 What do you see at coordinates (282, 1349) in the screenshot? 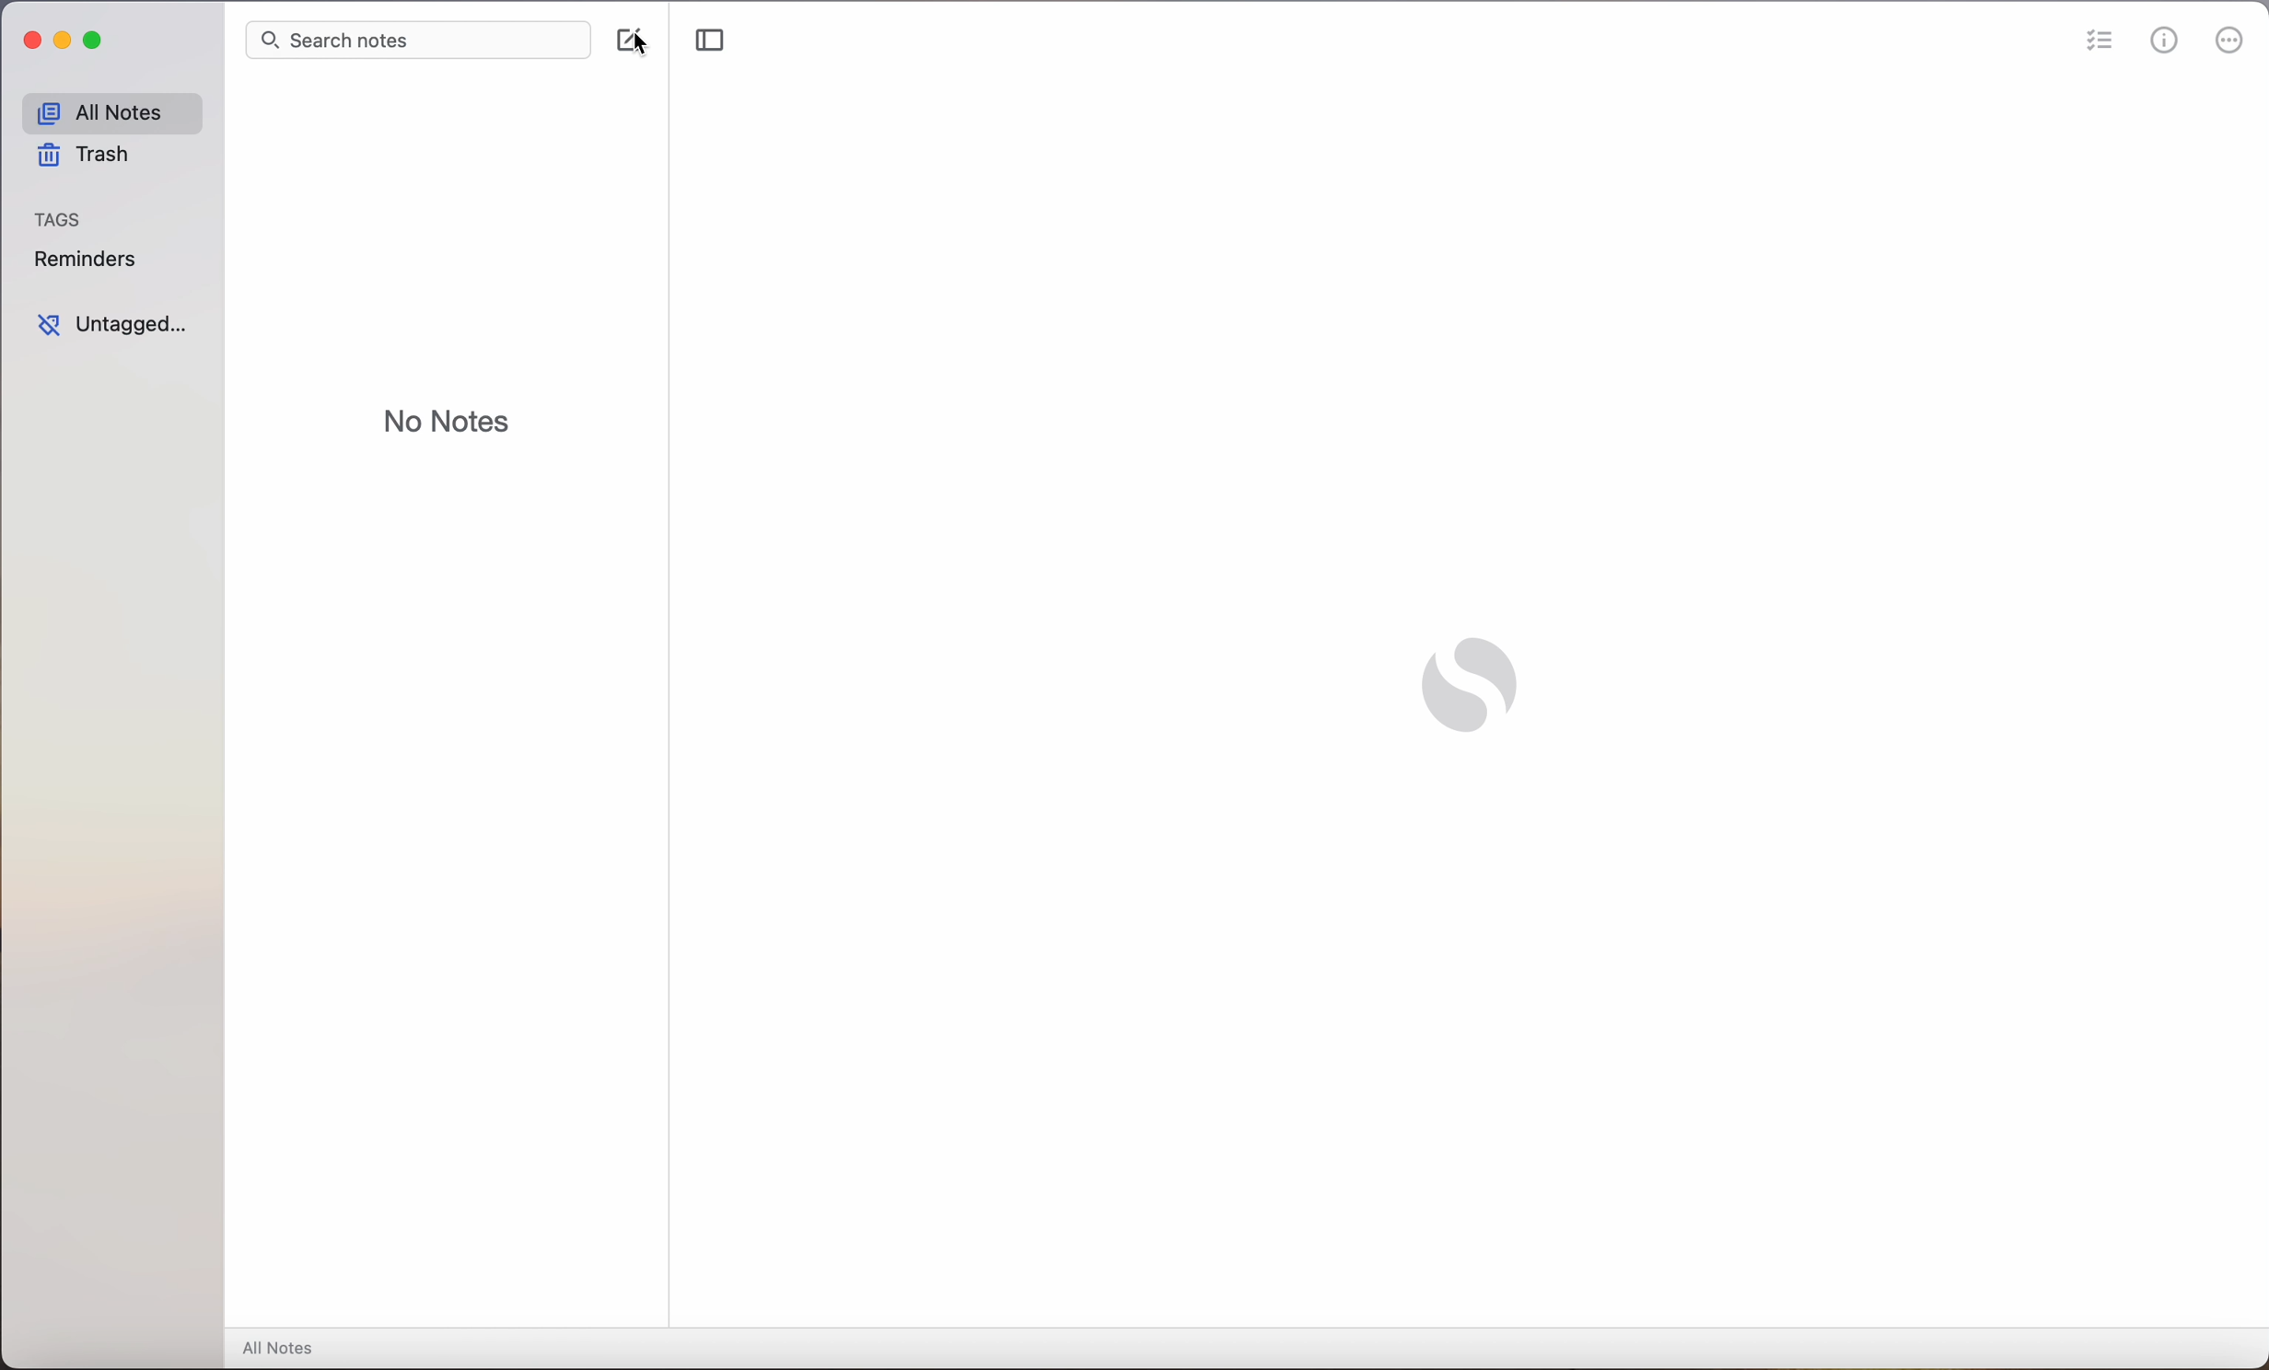
I see `all notes` at bounding box center [282, 1349].